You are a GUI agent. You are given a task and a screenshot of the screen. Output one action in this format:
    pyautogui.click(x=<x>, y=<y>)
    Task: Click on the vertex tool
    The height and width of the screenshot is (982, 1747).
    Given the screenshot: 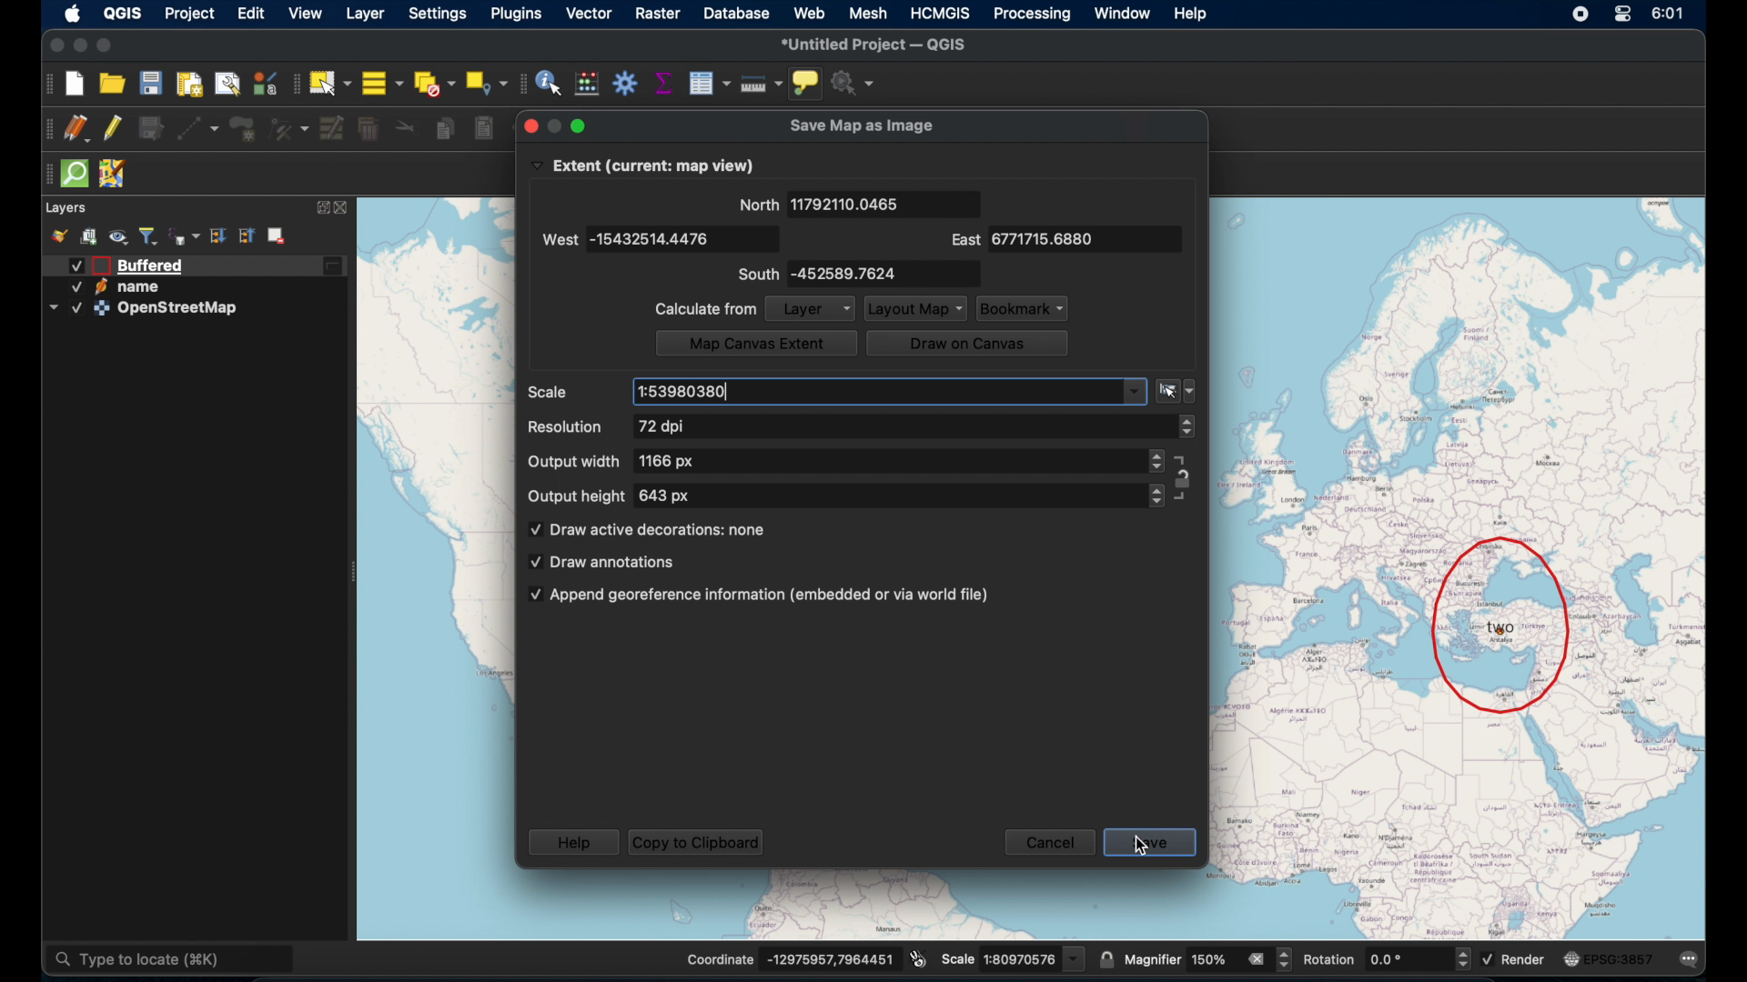 What is the action you would take?
    pyautogui.click(x=288, y=125)
    